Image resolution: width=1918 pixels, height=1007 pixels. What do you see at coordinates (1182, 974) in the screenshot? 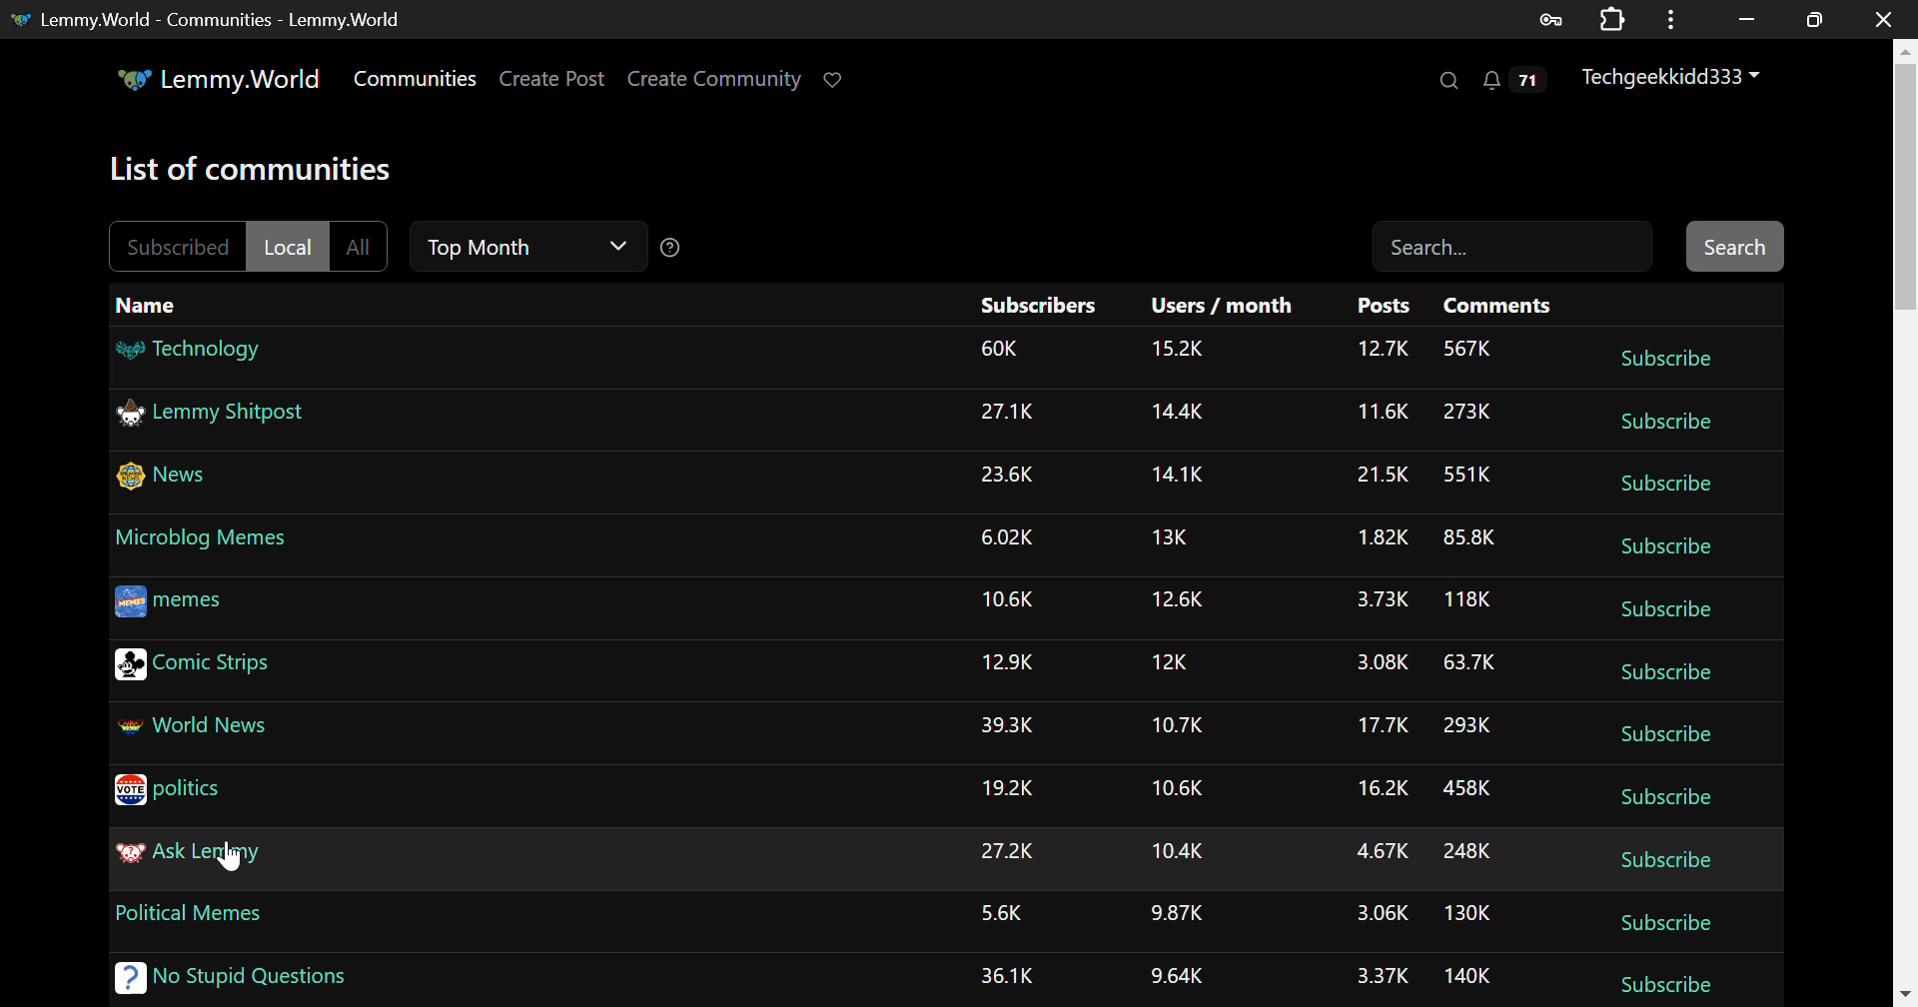
I see `Amount` at bounding box center [1182, 974].